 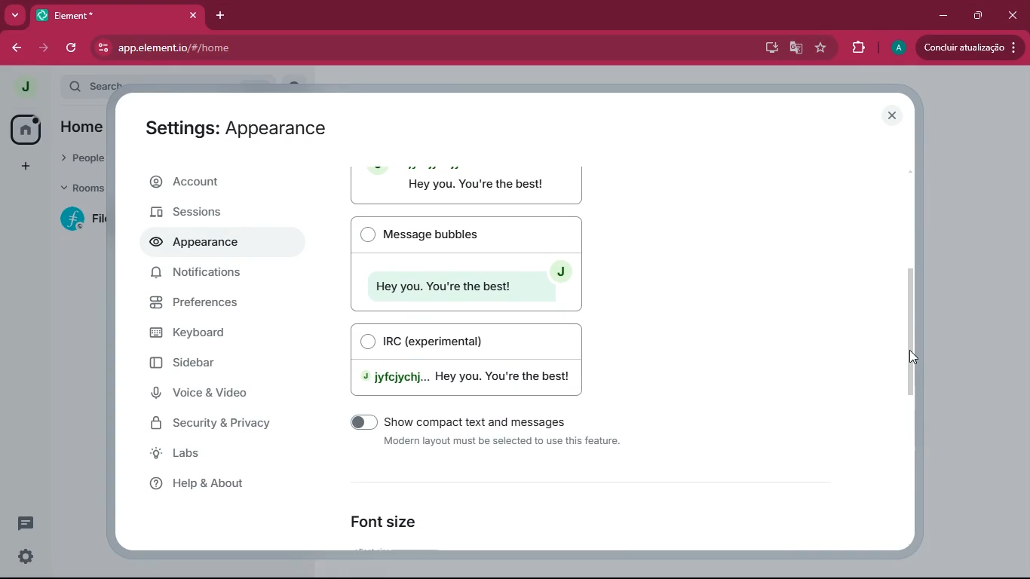 I want to click on close, so click(x=890, y=114).